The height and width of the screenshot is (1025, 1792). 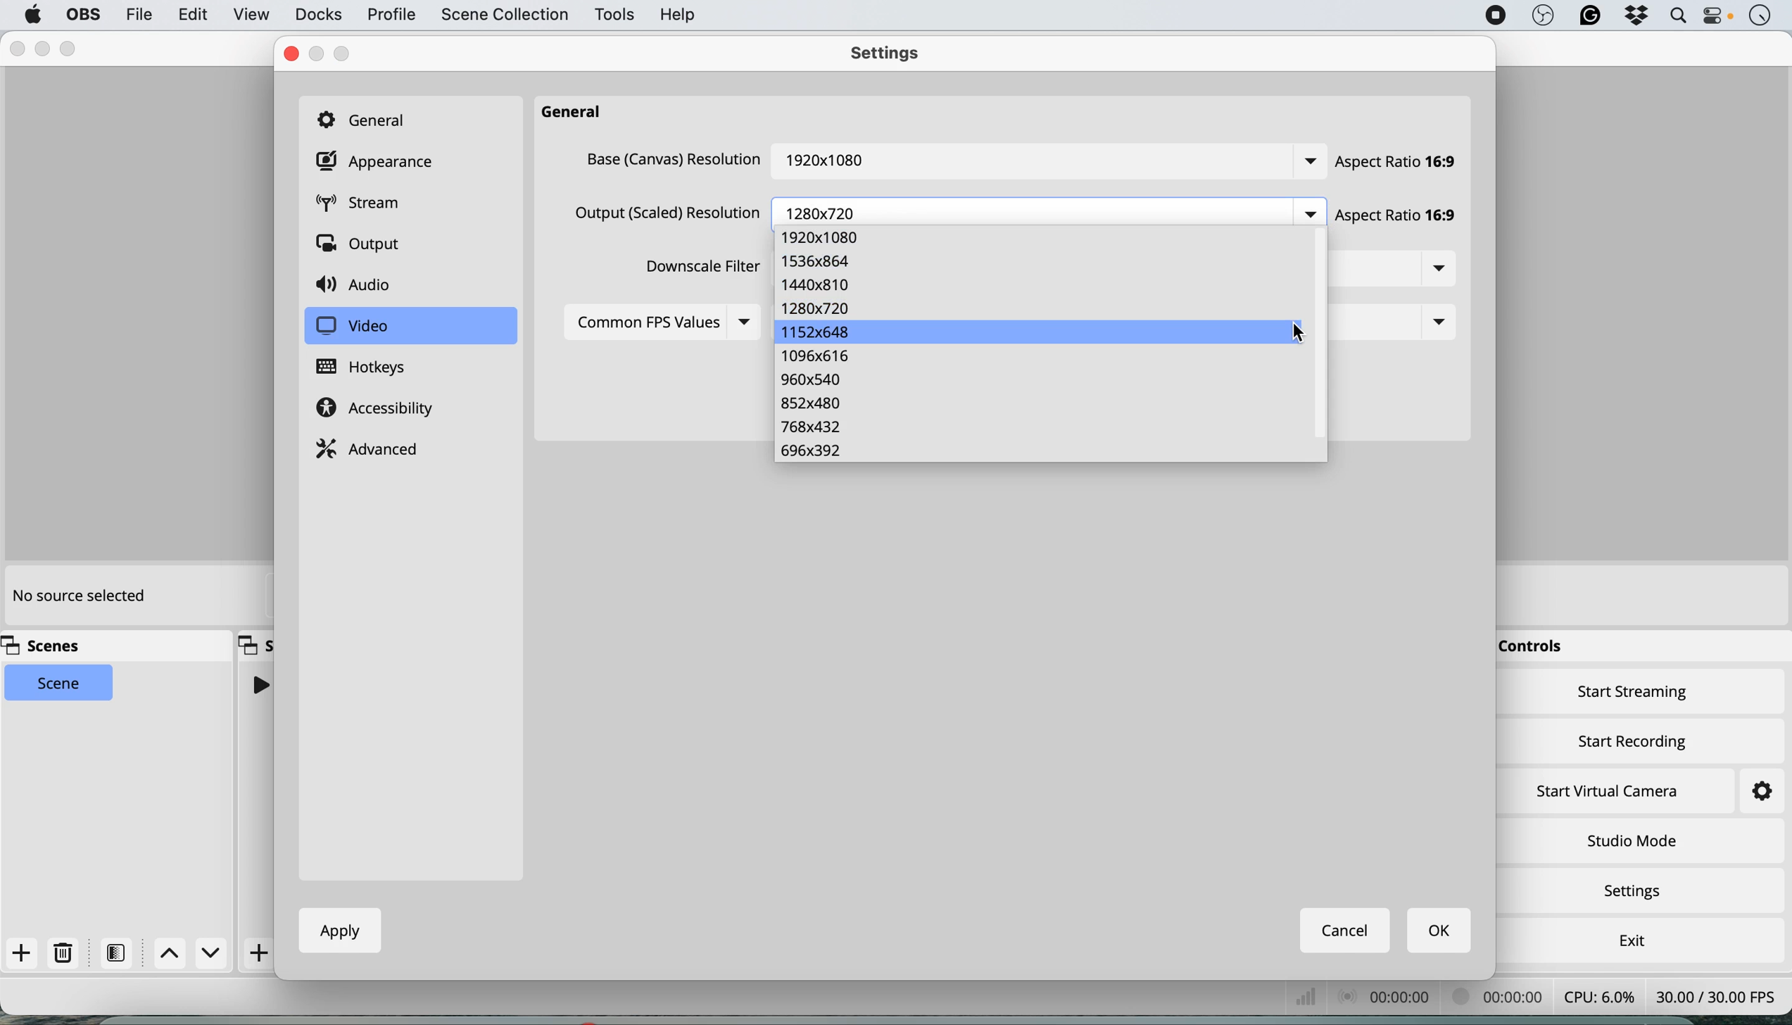 What do you see at coordinates (117, 953) in the screenshot?
I see `filters` at bounding box center [117, 953].